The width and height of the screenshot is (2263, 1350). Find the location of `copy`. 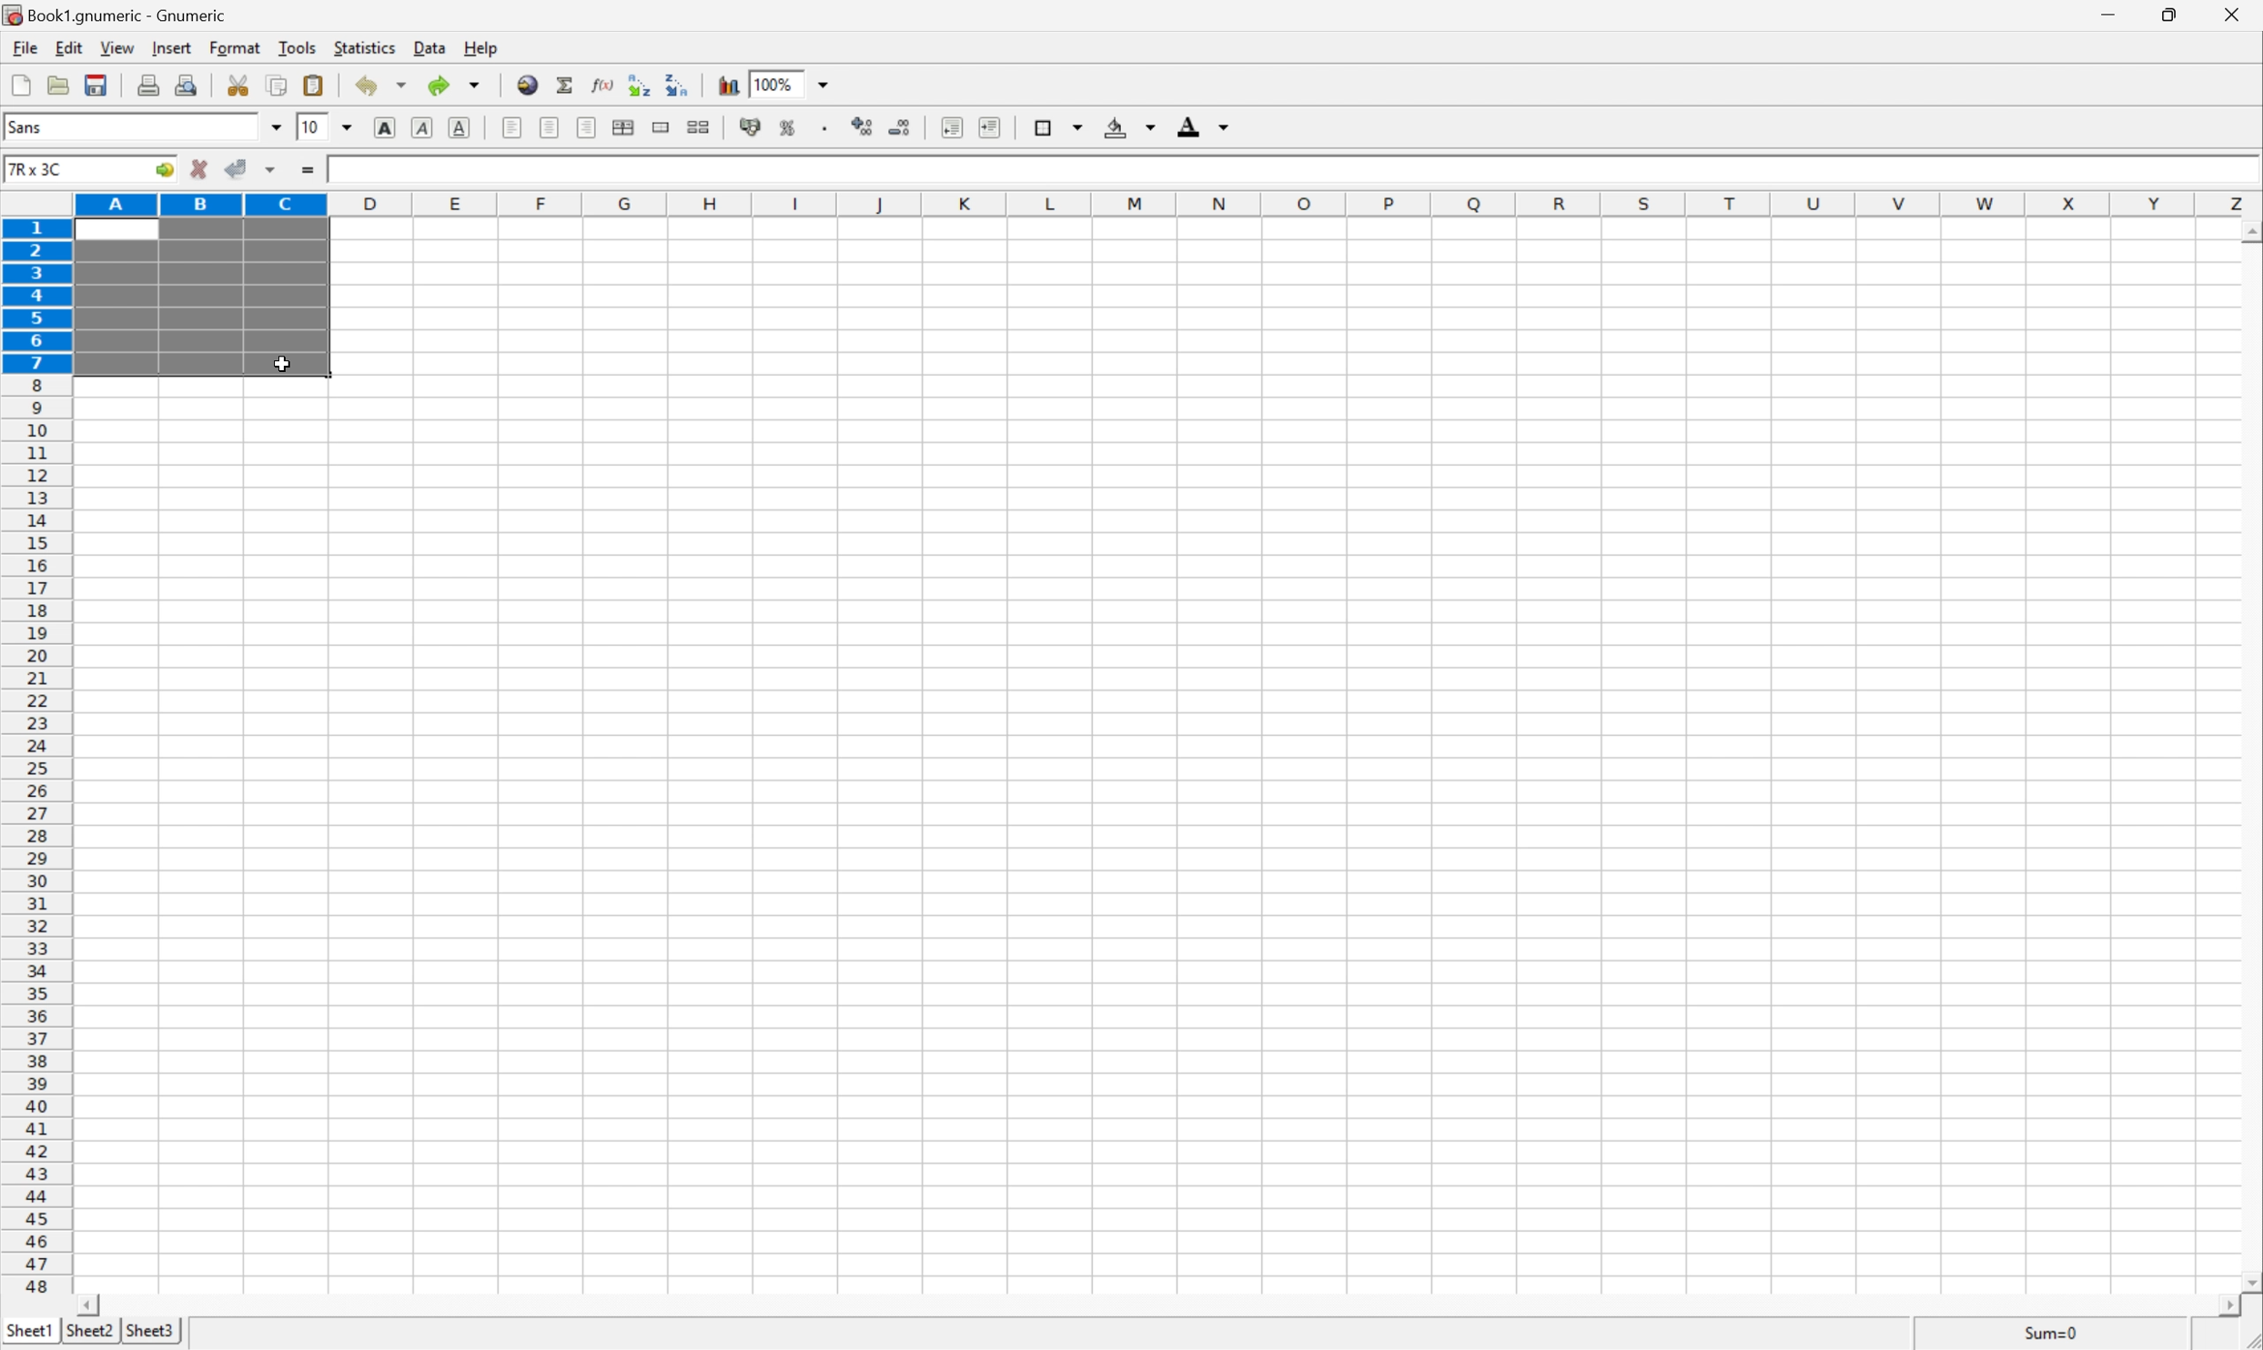

copy is located at coordinates (278, 84).